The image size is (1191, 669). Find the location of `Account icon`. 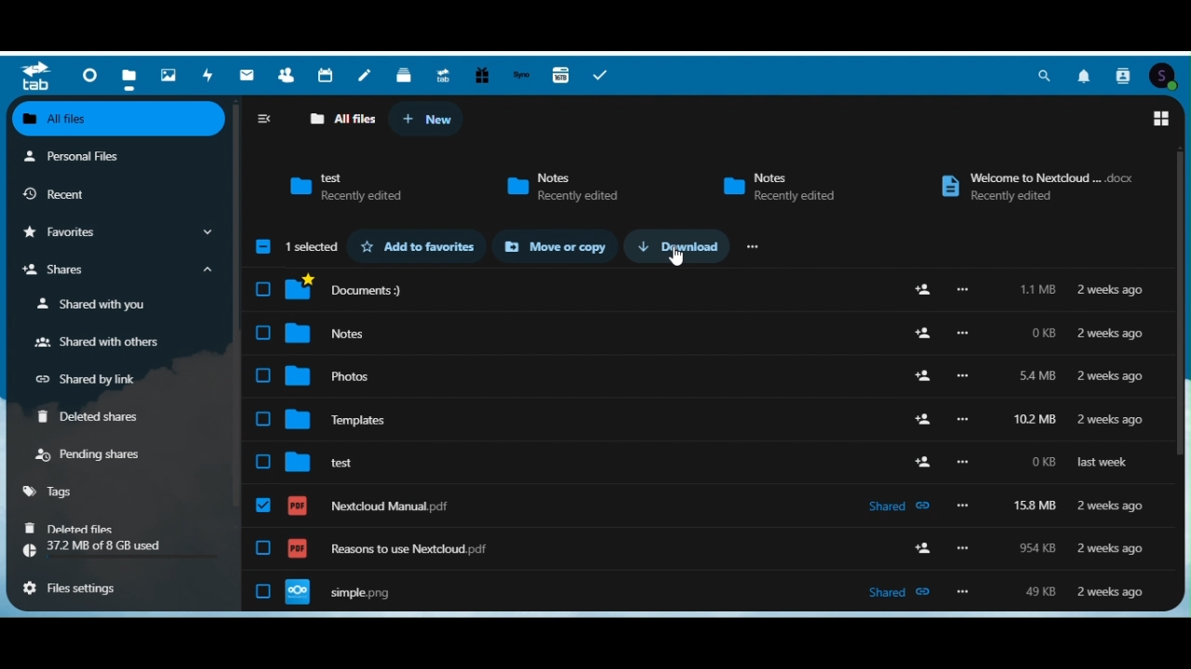

Account icon is located at coordinates (1168, 74).